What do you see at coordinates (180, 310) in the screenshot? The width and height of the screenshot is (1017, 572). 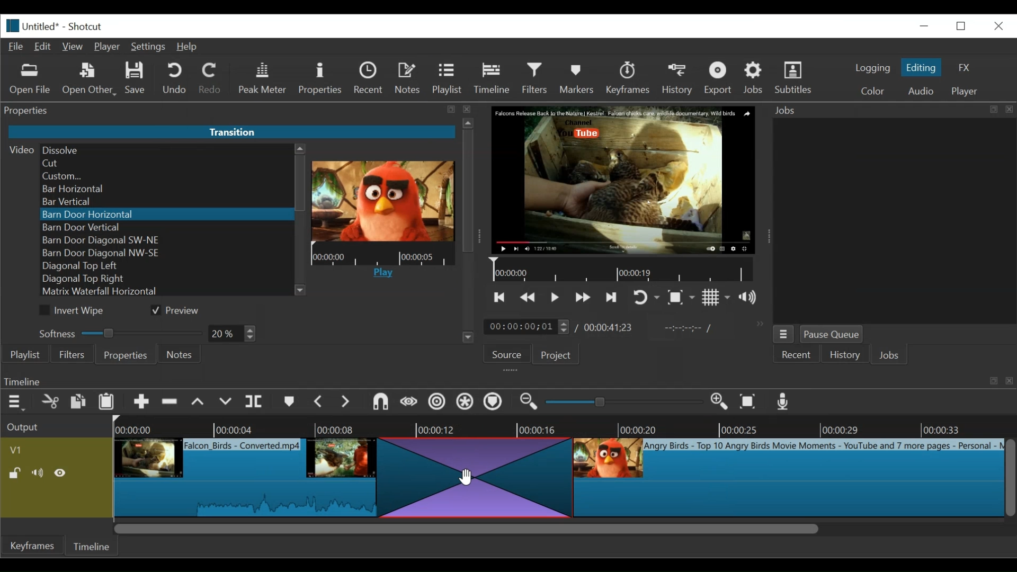 I see `(un)check Preview` at bounding box center [180, 310].